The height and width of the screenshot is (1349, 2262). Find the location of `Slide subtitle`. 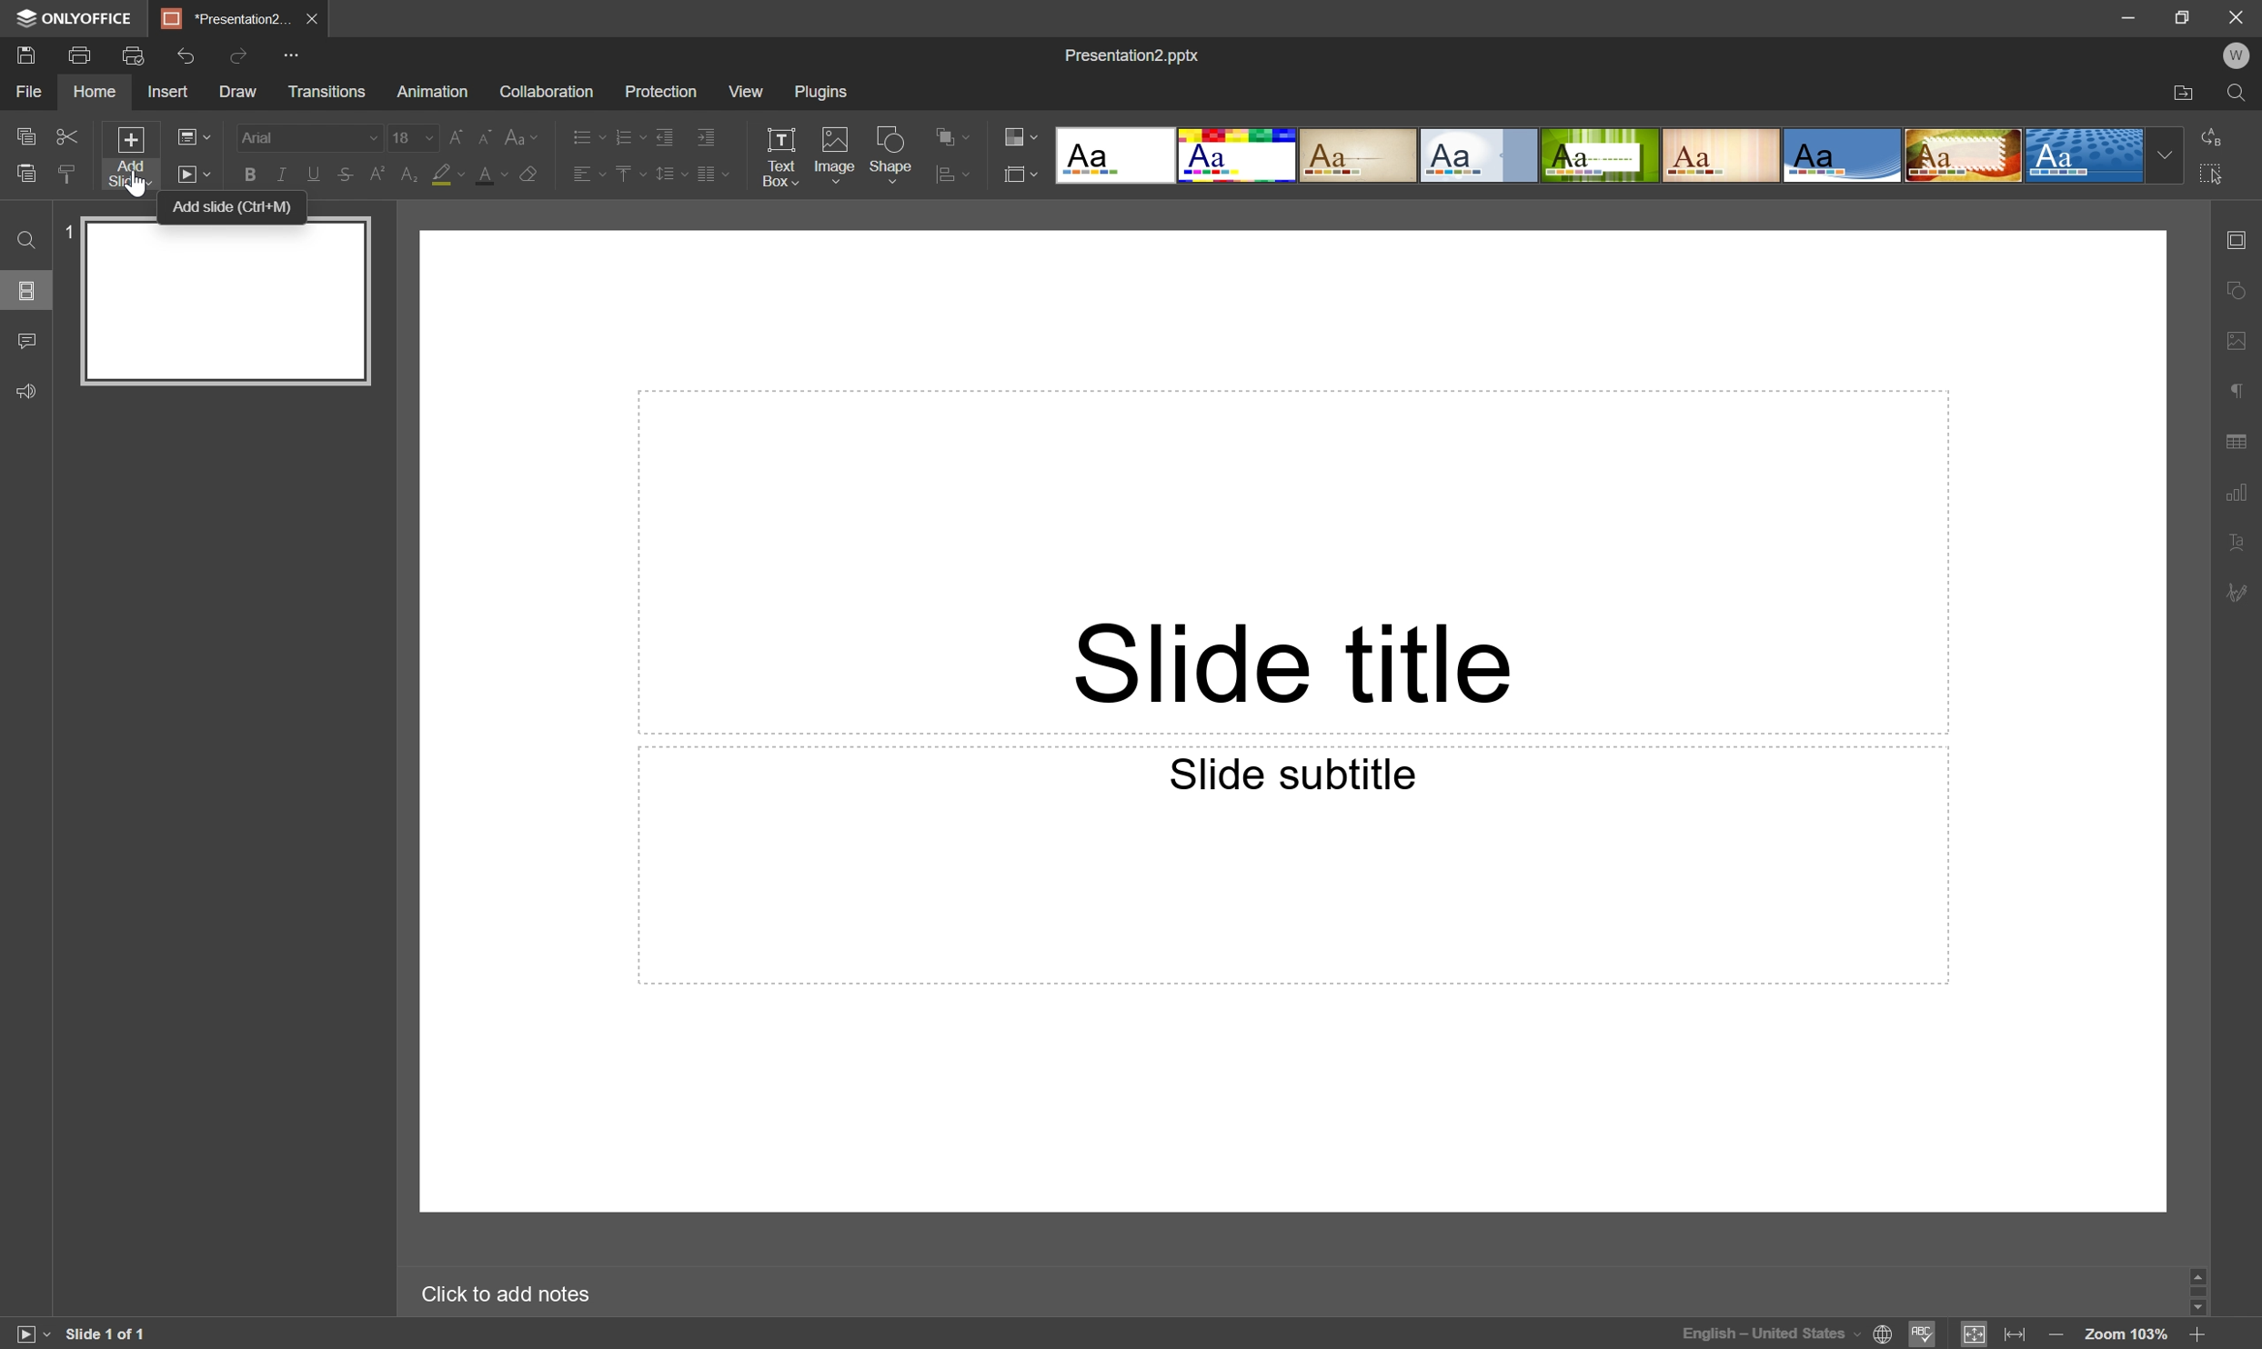

Slide subtitle is located at coordinates (1295, 774).